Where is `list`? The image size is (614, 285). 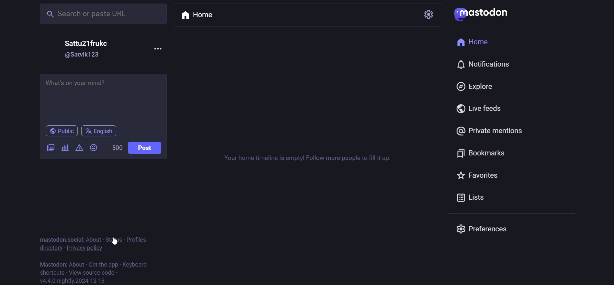
list is located at coordinates (470, 197).